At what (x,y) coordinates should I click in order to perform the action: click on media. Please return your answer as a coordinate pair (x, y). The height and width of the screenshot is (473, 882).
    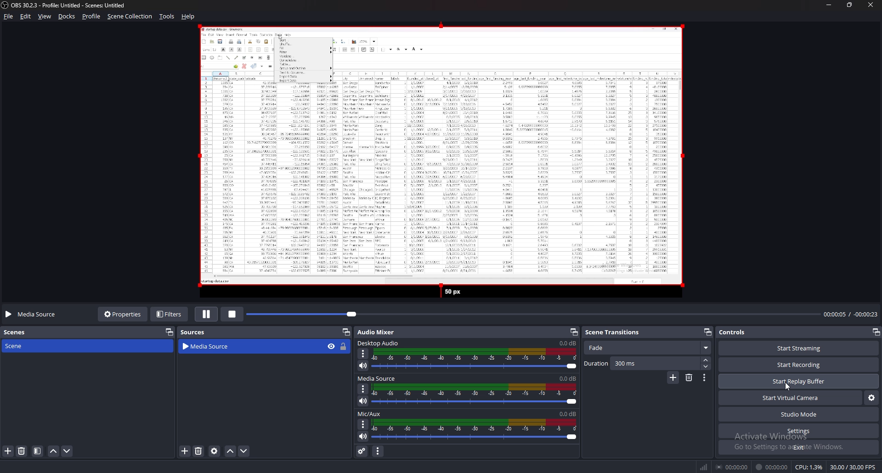
    Looking at the image, I should click on (436, 162).